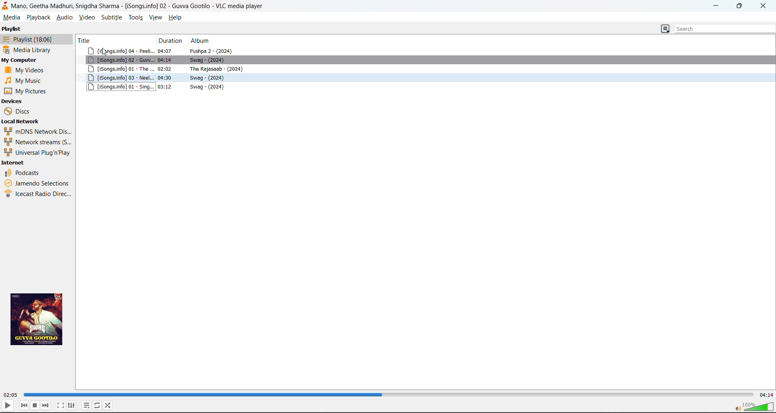  Describe the element at coordinates (97, 405) in the screenshot. I see `toggle loop` at that location.